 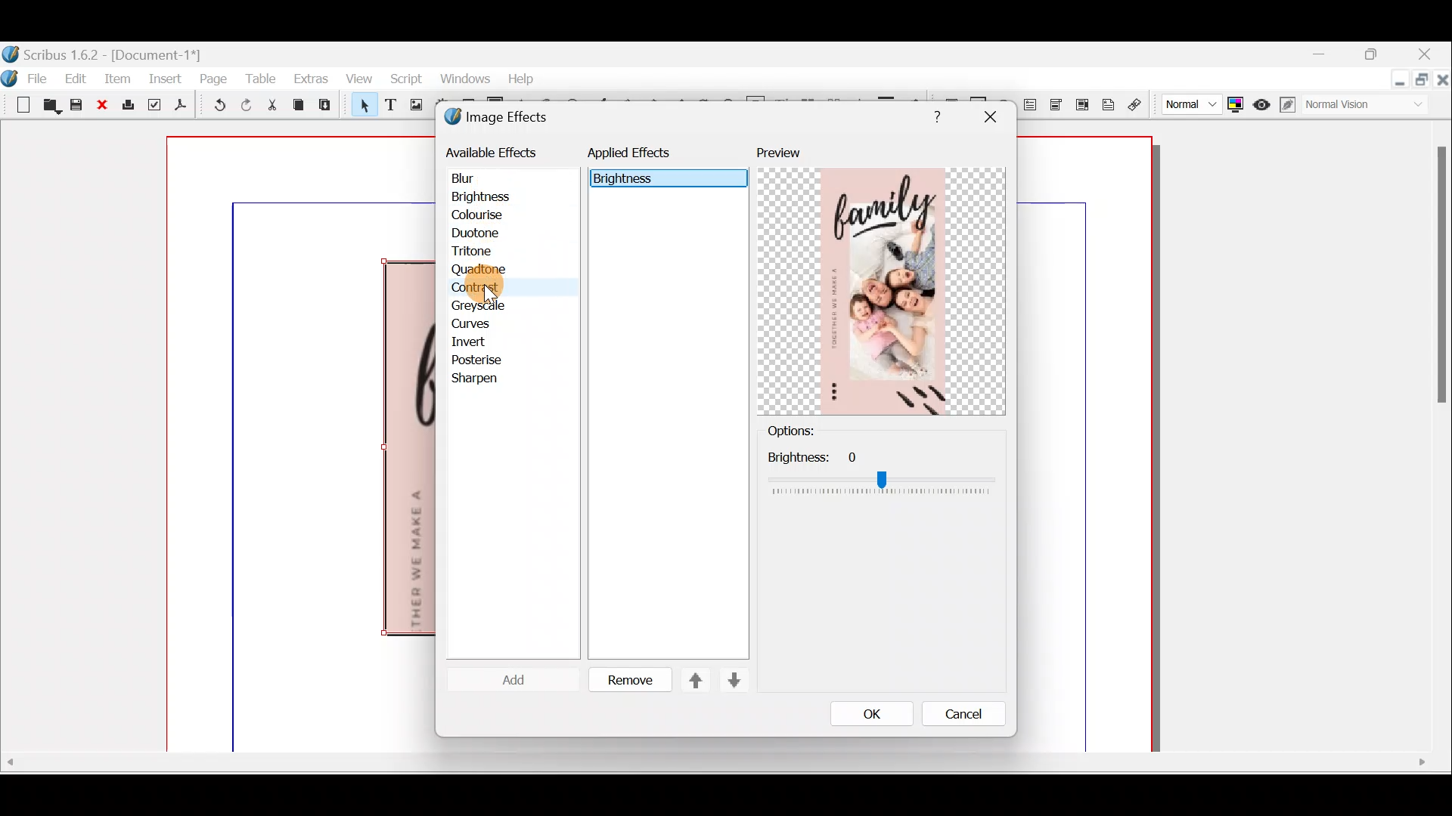 What do you see at coordinates (479, 235) in the screenshot?
I see `Duotone` at bounding box center [479, 235].